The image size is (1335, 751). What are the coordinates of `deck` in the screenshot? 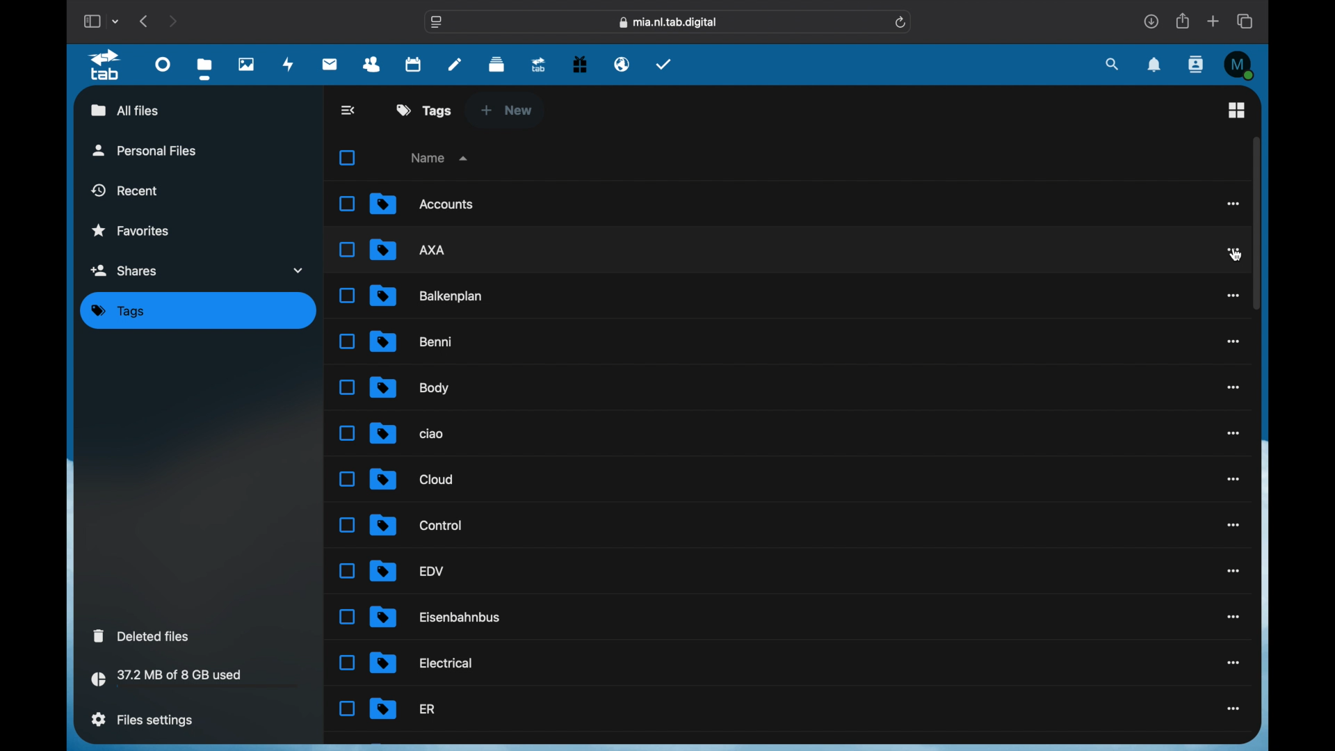 It's located at (497, 63).